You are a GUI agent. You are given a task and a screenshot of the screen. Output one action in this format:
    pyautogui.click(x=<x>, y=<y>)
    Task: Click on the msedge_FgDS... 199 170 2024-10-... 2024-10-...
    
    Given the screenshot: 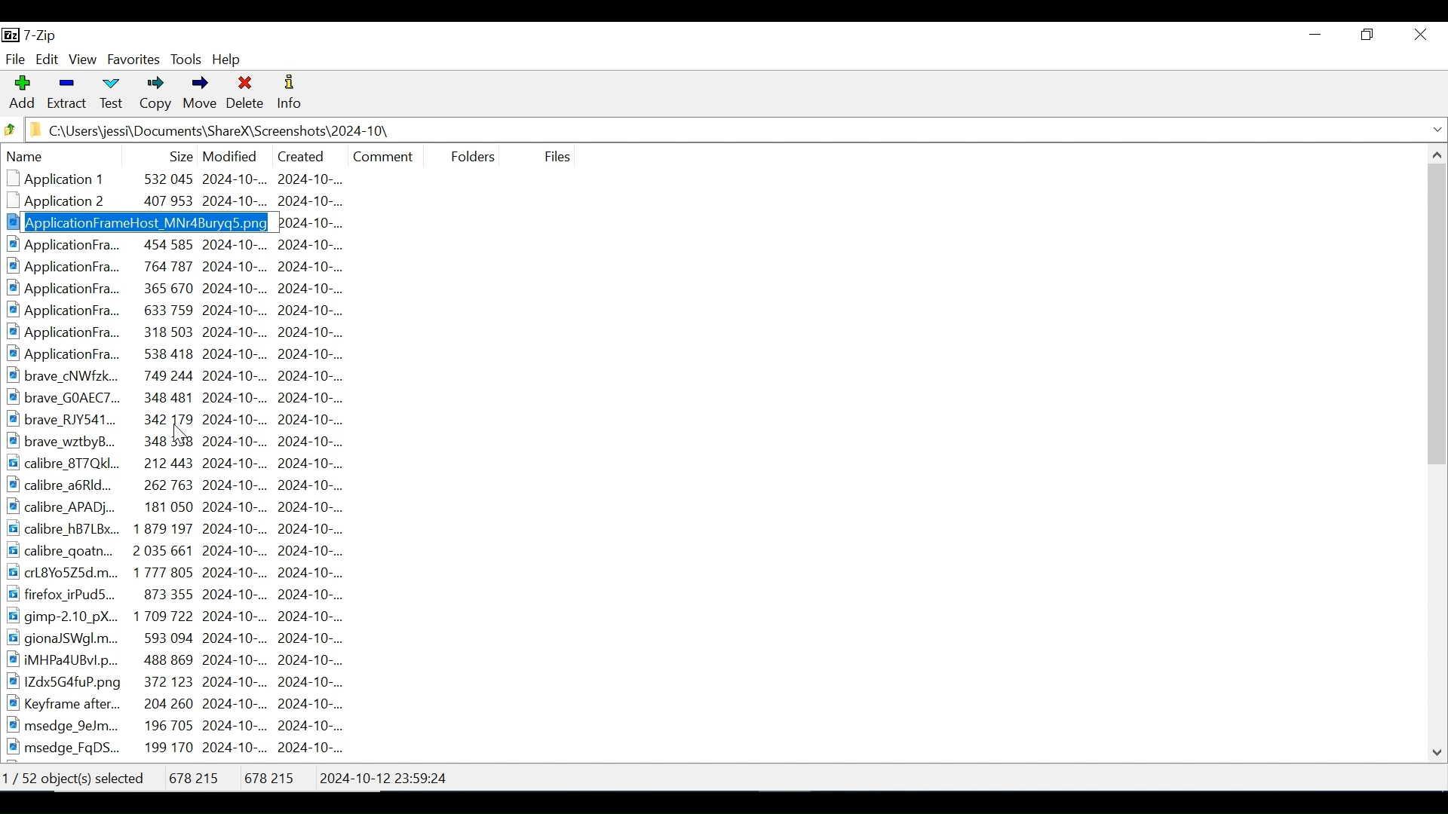 What is the action you would take?
    pyautogui.click(x=177, y=748)
    